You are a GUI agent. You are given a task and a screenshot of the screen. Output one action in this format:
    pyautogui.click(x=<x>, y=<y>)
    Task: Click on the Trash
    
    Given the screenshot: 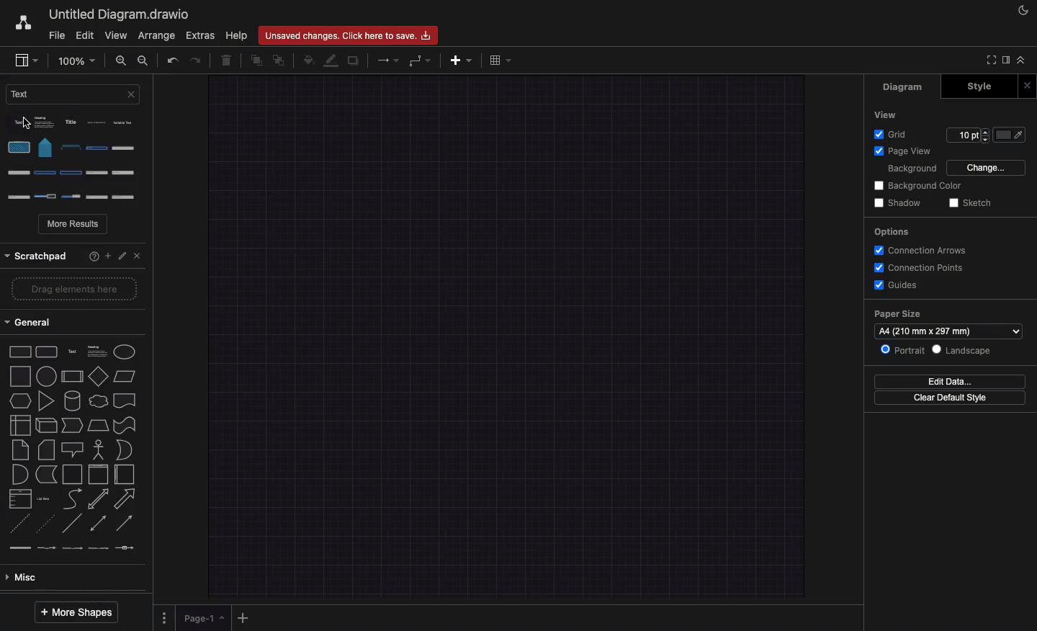 What is the action you would take?
    pyautogui.click(x=228, y=62)
    